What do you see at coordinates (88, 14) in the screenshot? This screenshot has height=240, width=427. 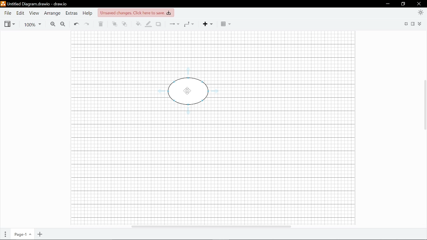 I see `Help` at bounding box center [88, 14].